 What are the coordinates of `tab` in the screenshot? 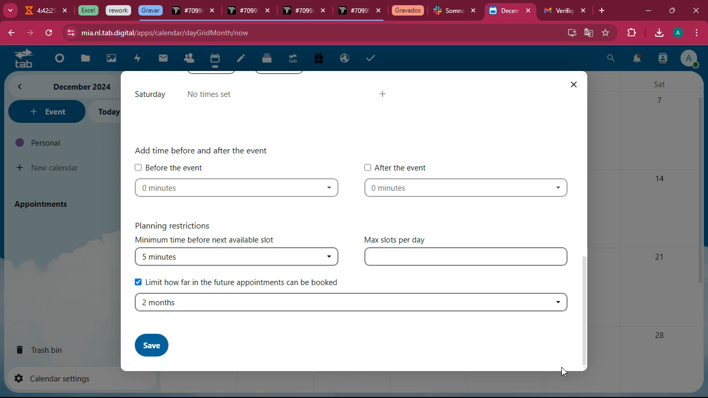 It's located at (150, 10).